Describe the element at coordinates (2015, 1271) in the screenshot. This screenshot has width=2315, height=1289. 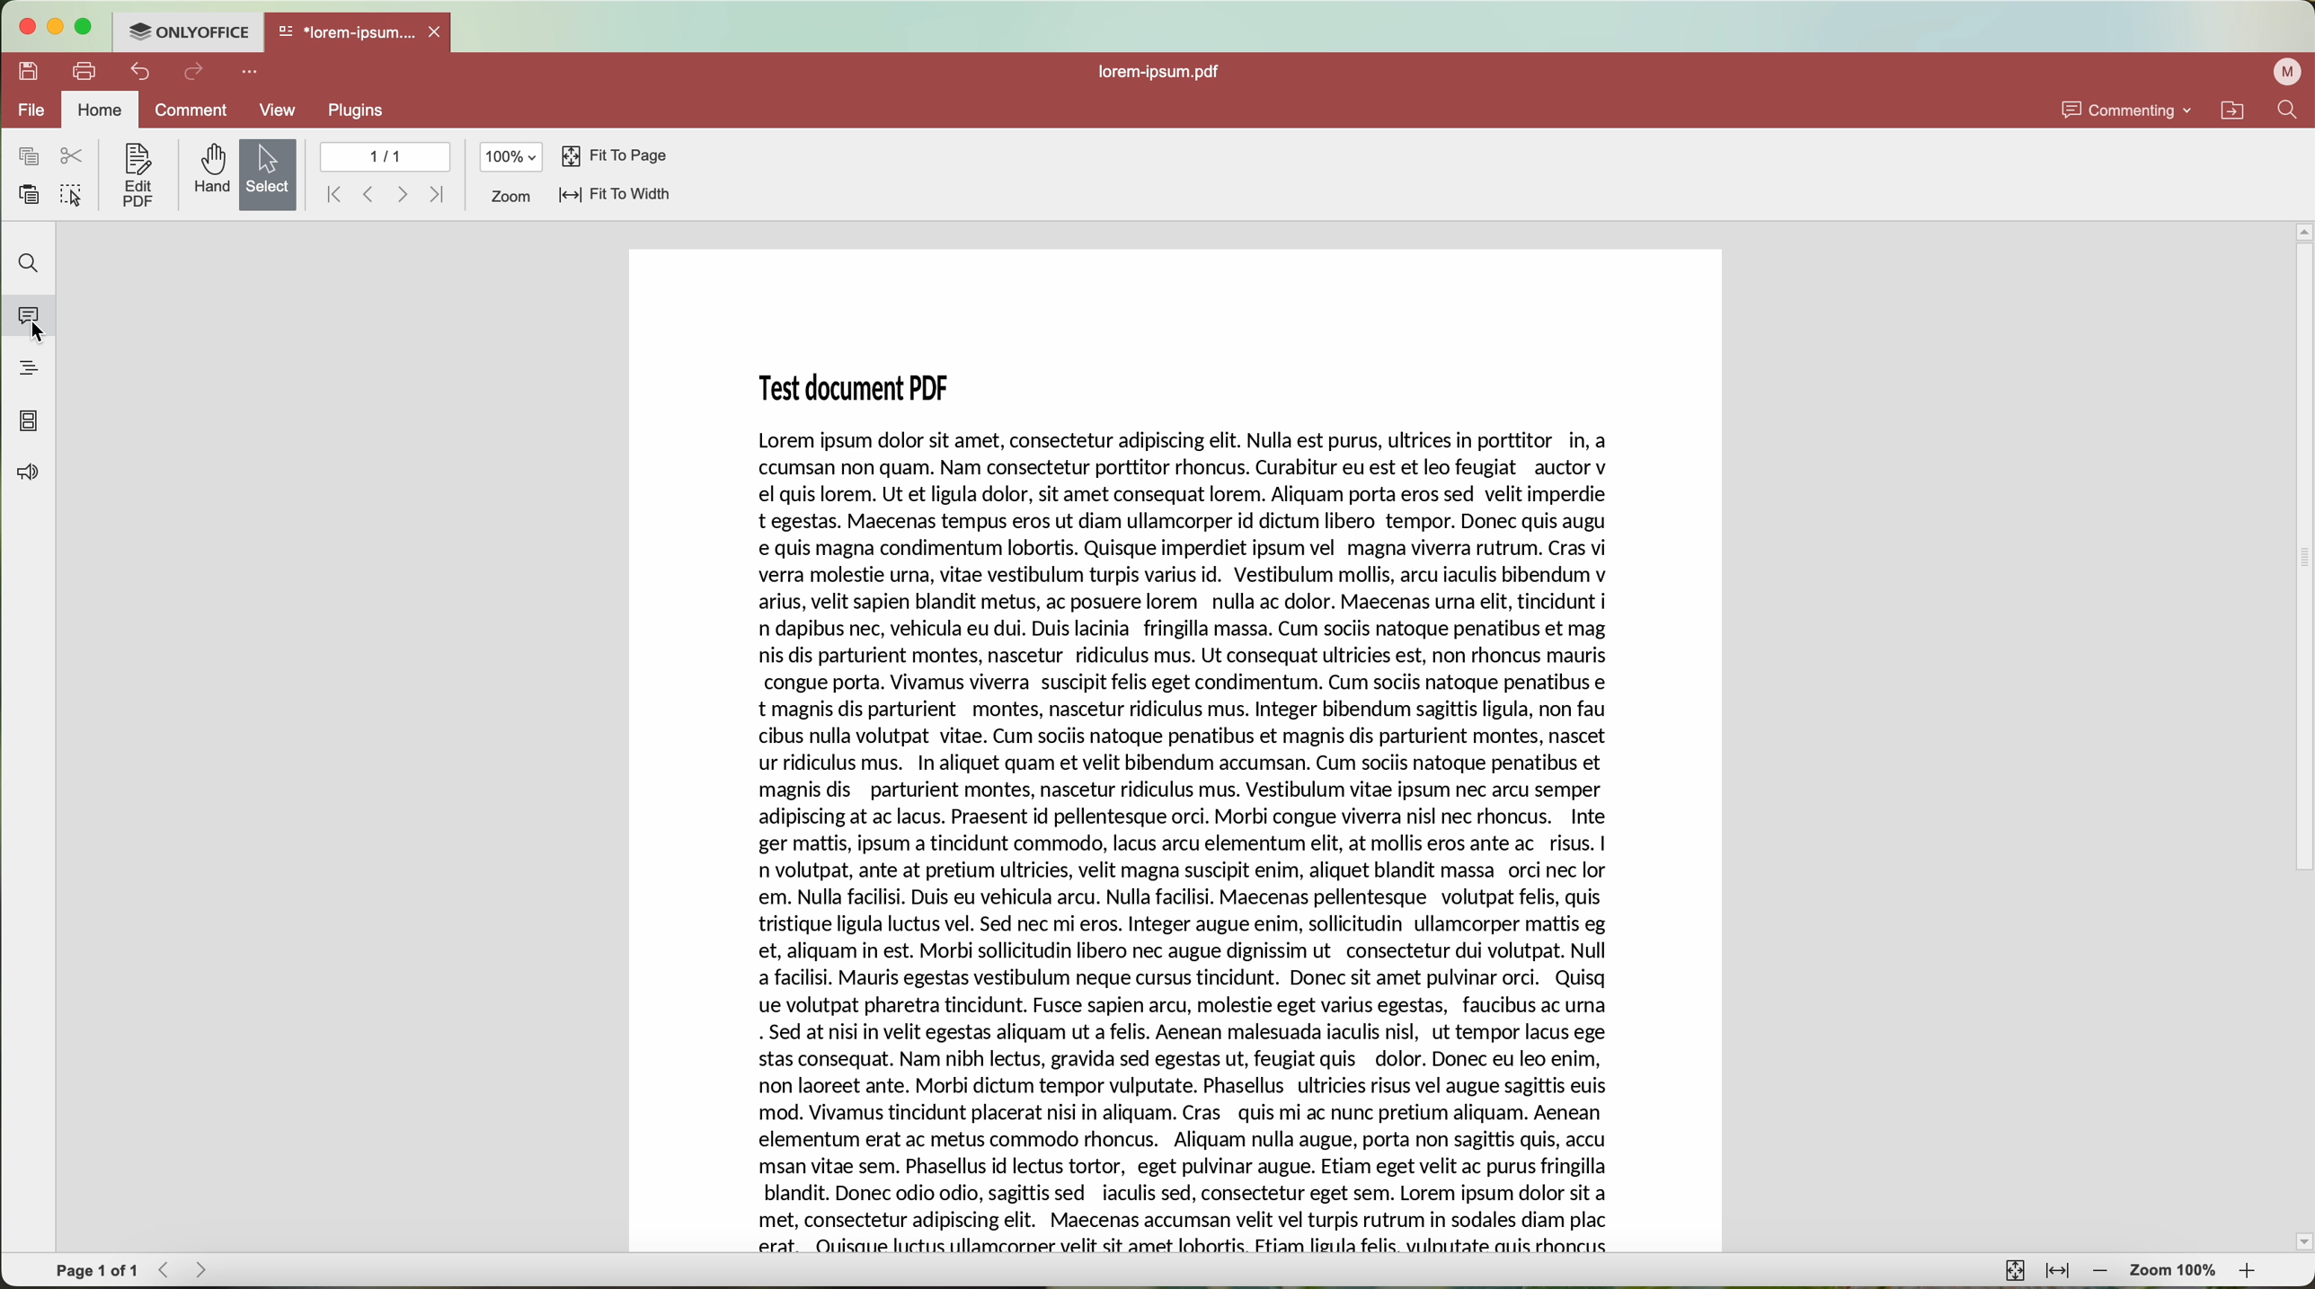
I see `fit to page` at that location.